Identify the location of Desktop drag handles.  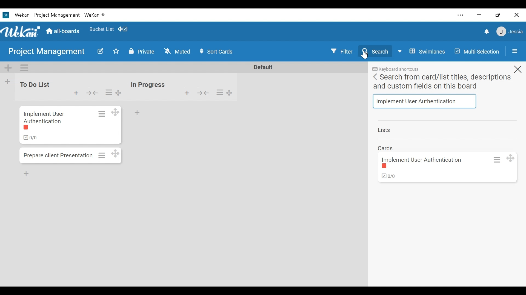
(116, 113).